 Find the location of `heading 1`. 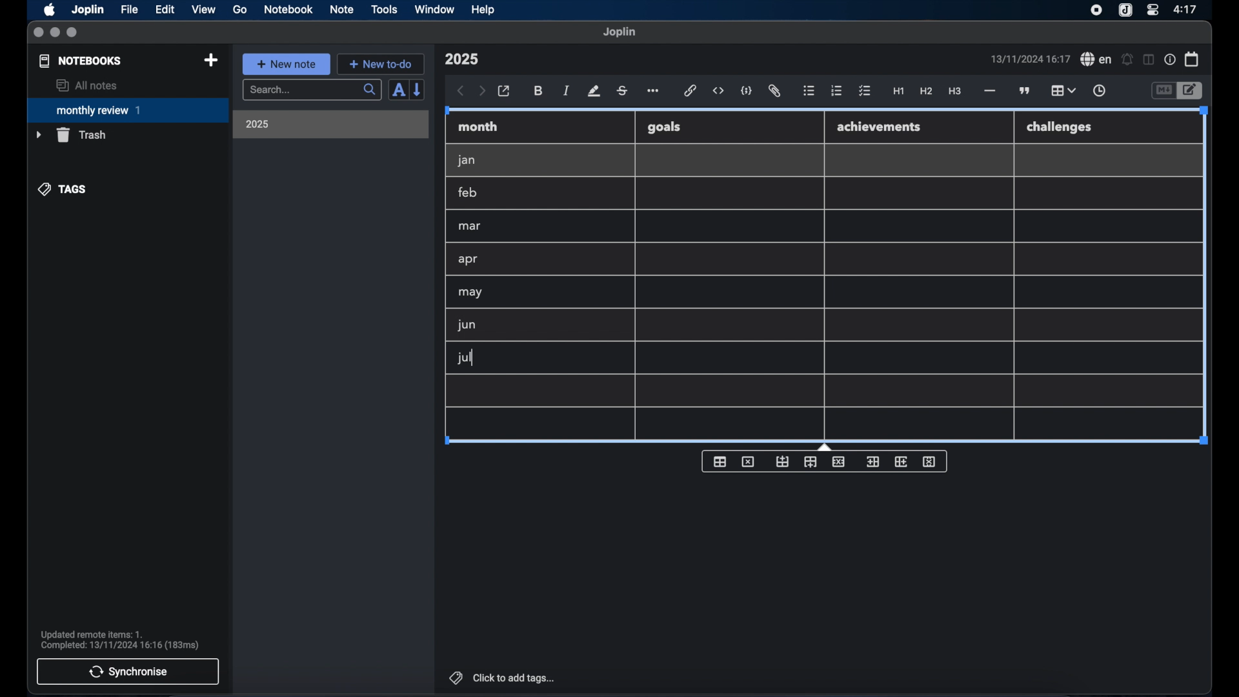

heading 1 is located at coordinates (899, 92).